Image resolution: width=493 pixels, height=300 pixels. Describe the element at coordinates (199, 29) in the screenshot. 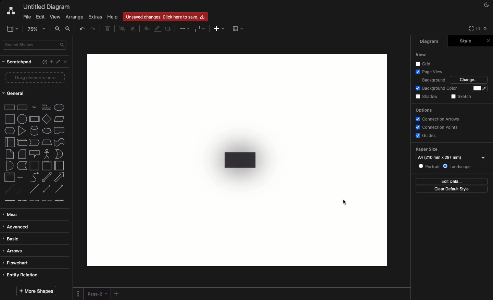

I see `Waypoints` at that location.